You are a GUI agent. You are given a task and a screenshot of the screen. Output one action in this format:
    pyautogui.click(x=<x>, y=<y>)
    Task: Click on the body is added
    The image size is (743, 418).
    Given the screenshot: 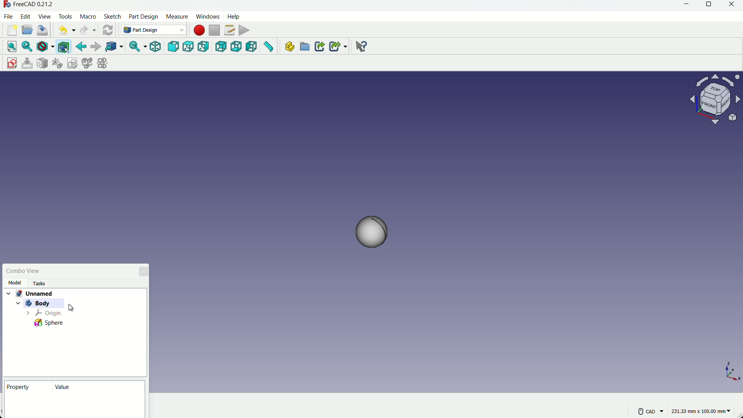 What is the action you would take?
    pyautogui.click(x=36, y=304)
    